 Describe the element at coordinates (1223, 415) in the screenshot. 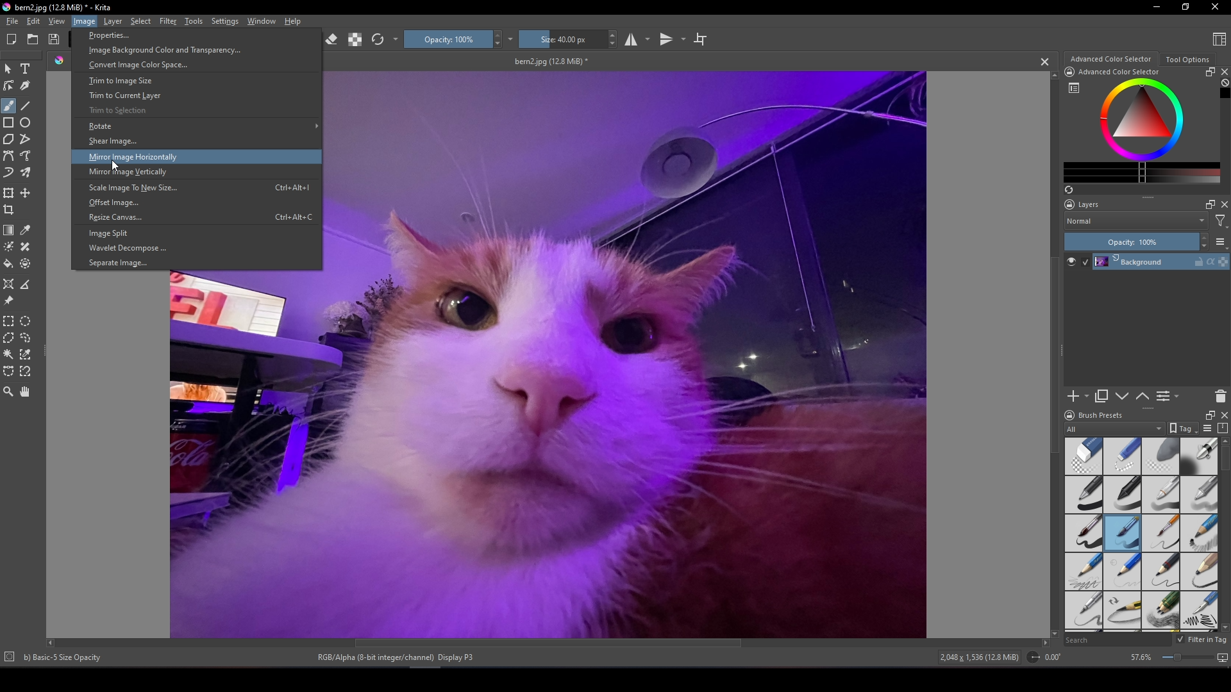

I see `Close brush docker` at that location.